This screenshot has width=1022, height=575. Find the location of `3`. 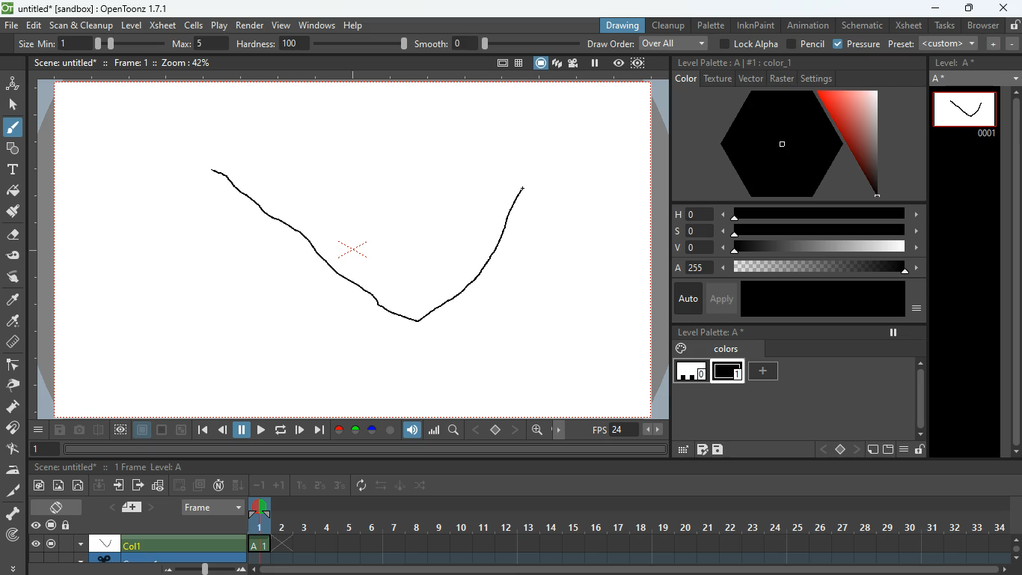

3 is located at coordinates (339, 486).